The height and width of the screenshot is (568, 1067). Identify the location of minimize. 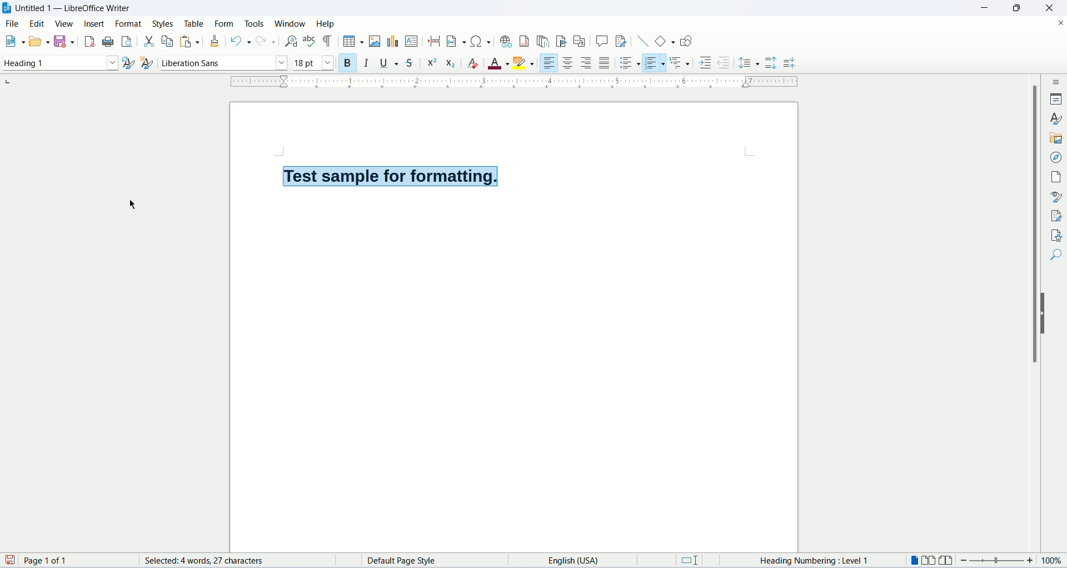
(984, 7).